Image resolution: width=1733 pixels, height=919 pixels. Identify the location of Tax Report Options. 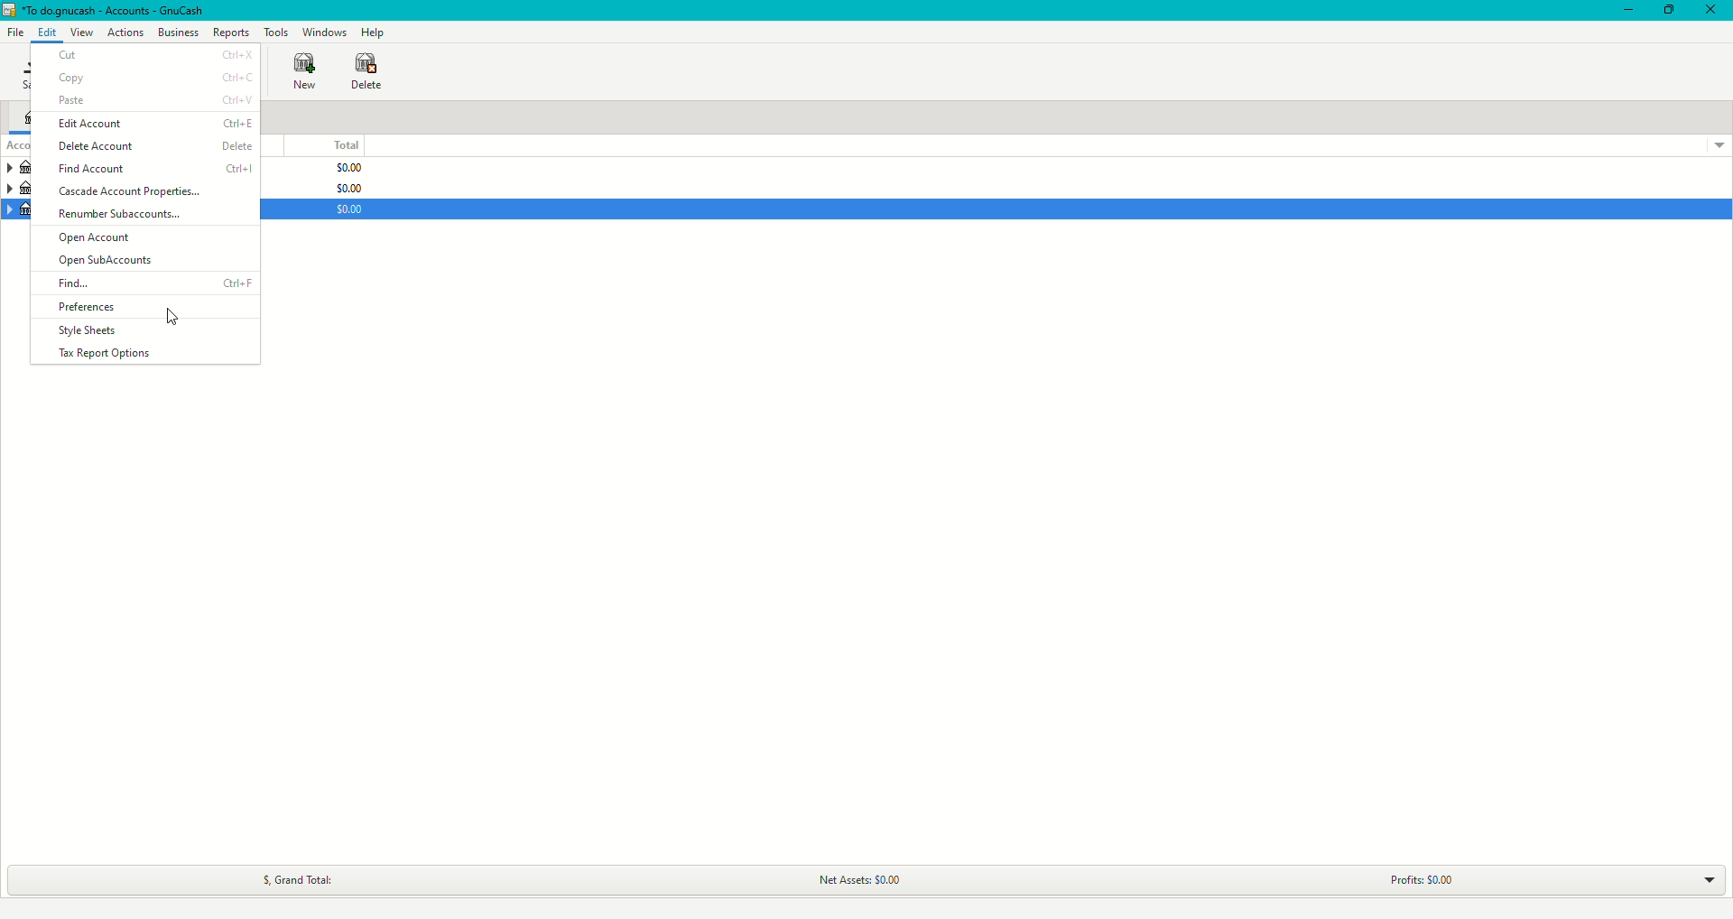
(115, 354).